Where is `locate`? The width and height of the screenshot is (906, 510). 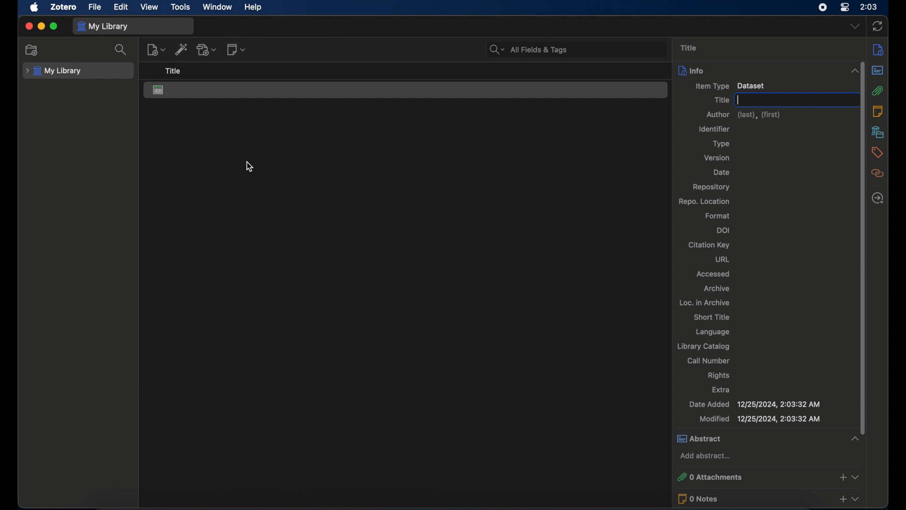
locate is located at coordinates (877, 198).